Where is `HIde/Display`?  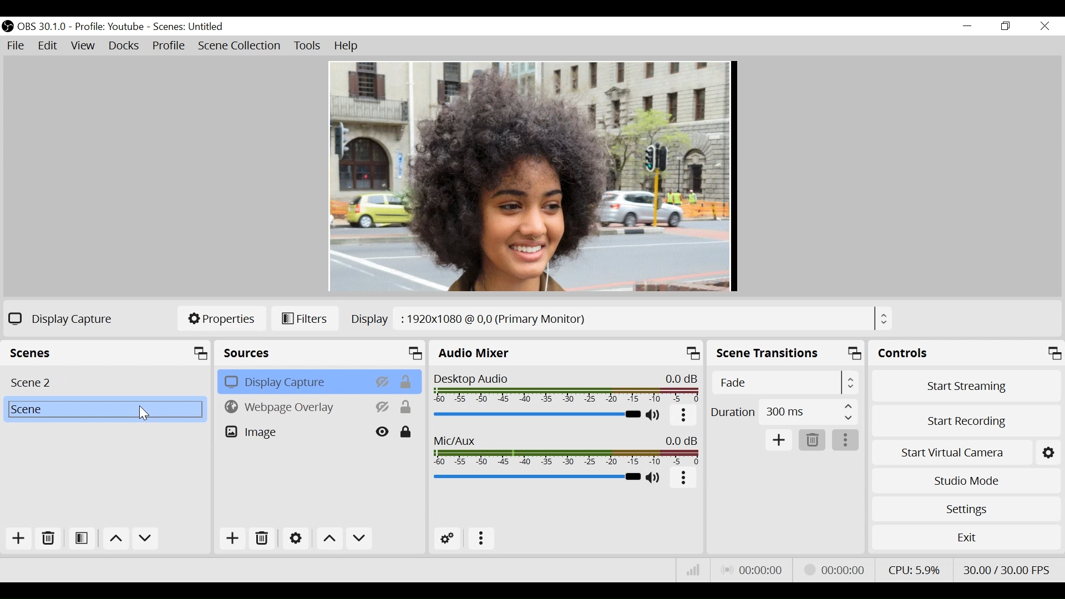 HIde/Display is located at coordinates (383, 407).